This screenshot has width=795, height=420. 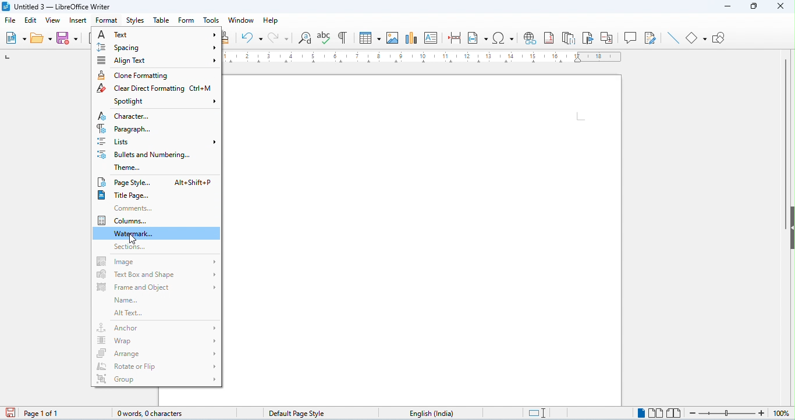 What do you see at coordinates (63, 7) in the screenshot?
I see `Untitled 3 - LibreOffice Writer` at bounding box center [63, 7].